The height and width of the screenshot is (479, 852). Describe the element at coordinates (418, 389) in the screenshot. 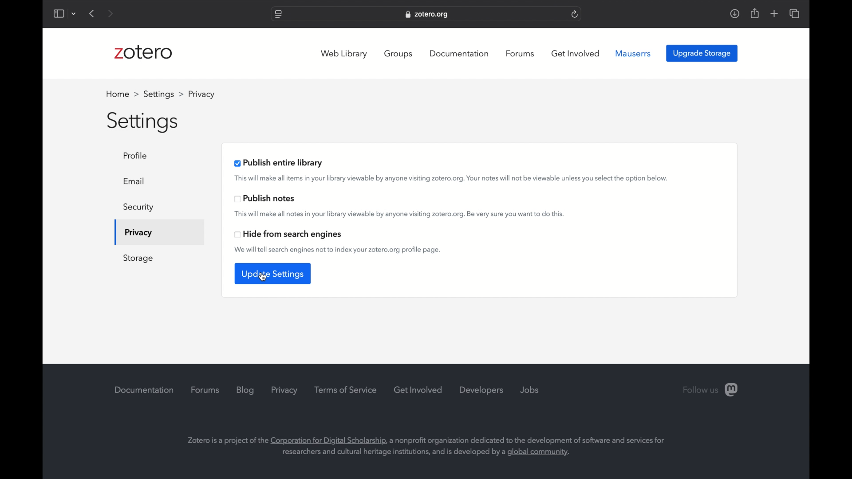

I see `get involved` at that location.